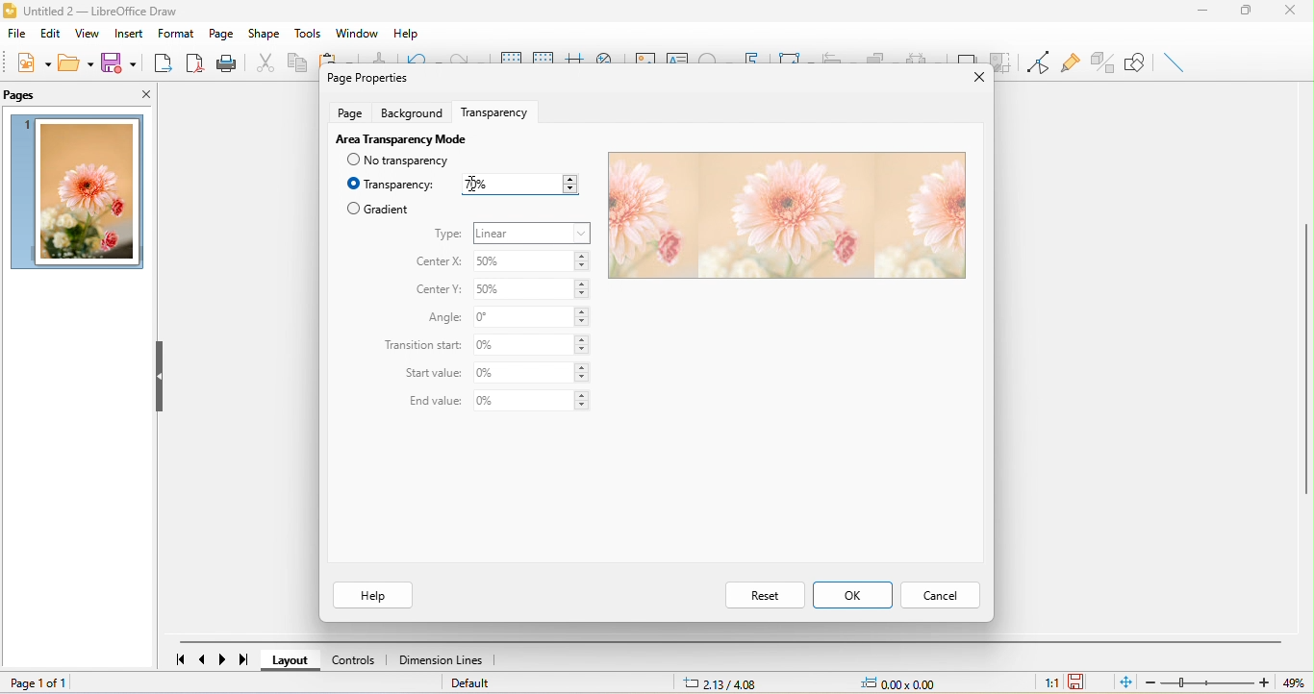  Describe the element at coordinates (475, 183) in the screenshot. I see `cursor movement` at that location.